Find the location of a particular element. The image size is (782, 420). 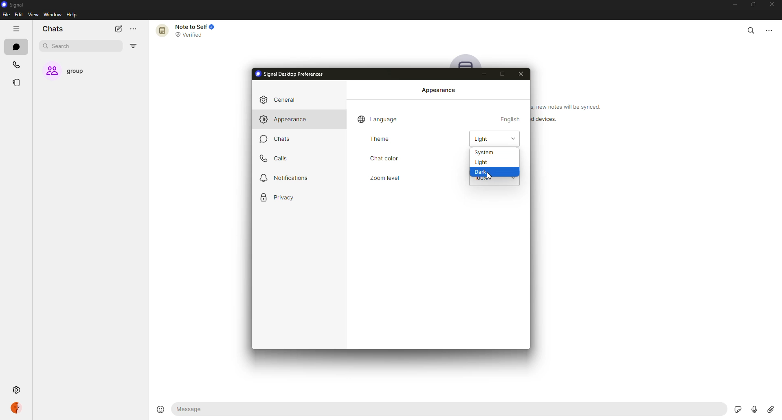

dark is located at coordinates (482, 172).